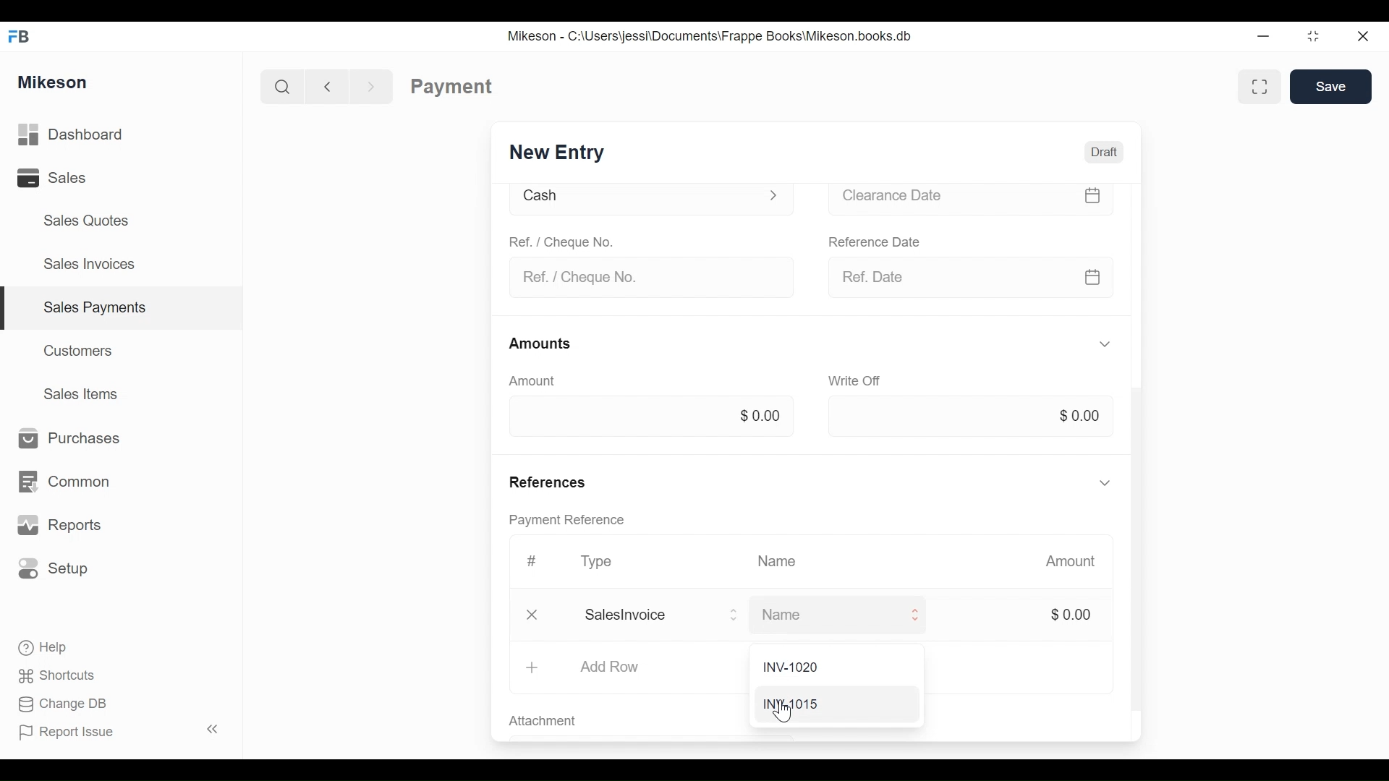 Image resolution: width=1389 pixels, height=781 pixels. Describe the element at coordinates (875, 241) in the screenshot. I see `Reference date` at that location.